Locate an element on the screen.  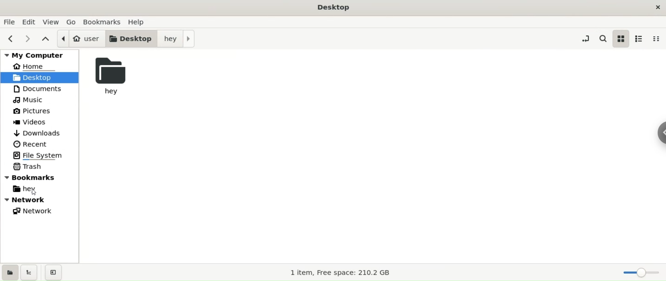
recent is located at coordinates (32, 144).